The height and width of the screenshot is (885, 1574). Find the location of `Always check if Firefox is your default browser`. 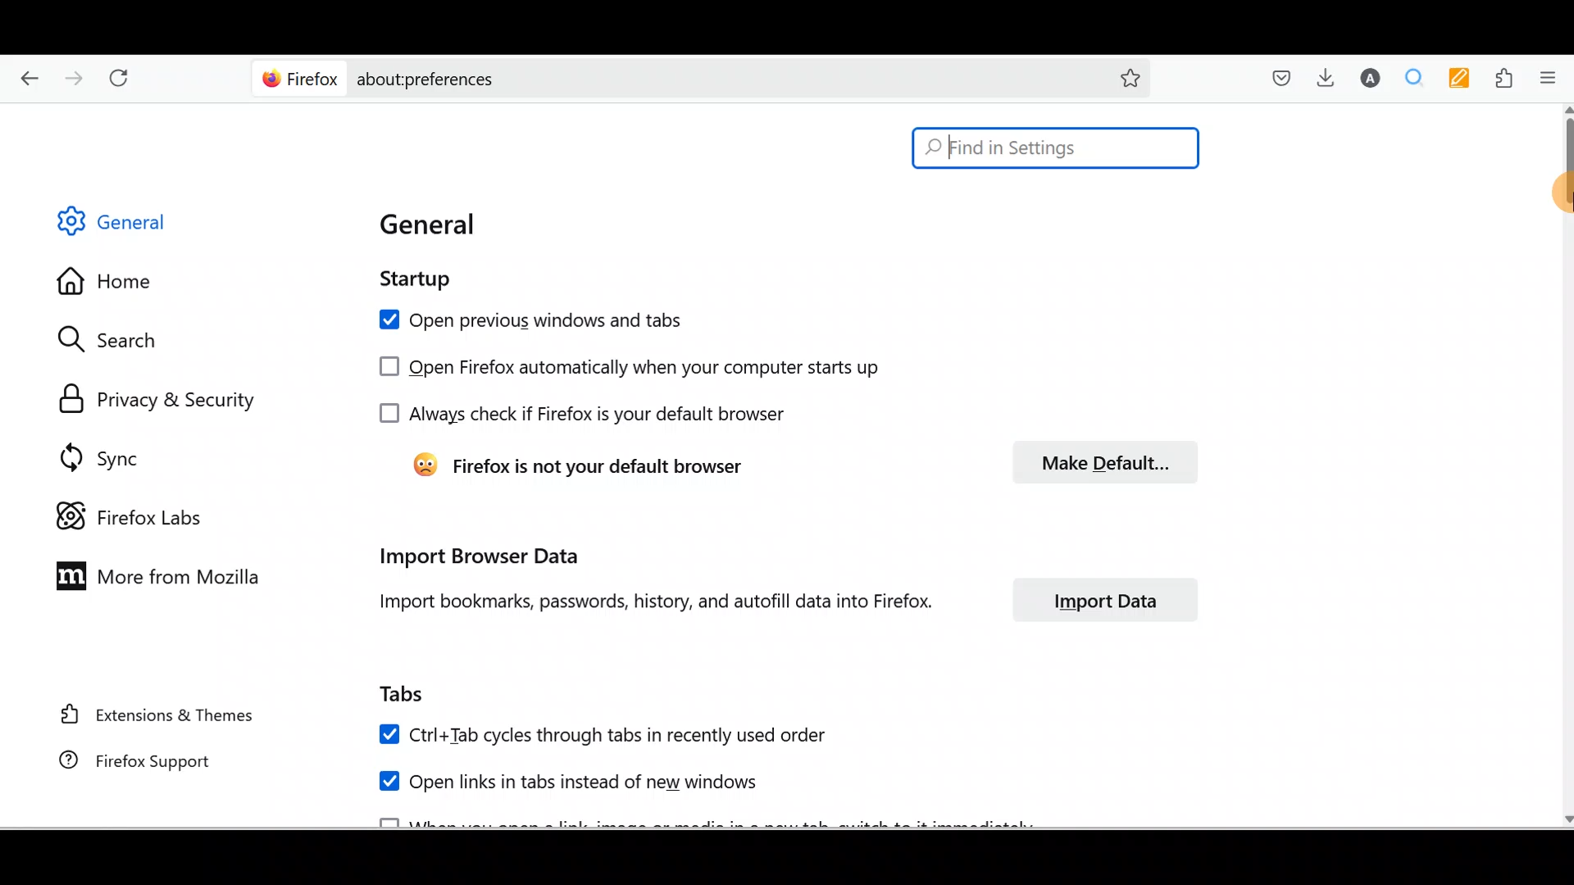

Always check if Firefox is your default browser is located at coordinates (580, 415).